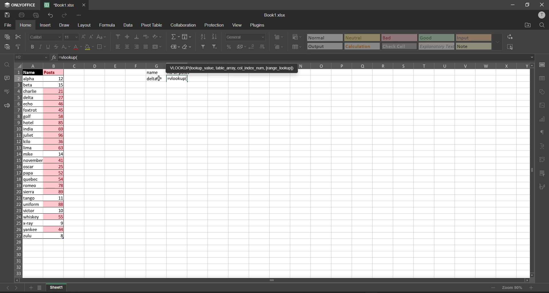 Image resolution: width=549 pixels, height=293 pixels. I want to click on horizontal scroll bar, so click(273, 280).